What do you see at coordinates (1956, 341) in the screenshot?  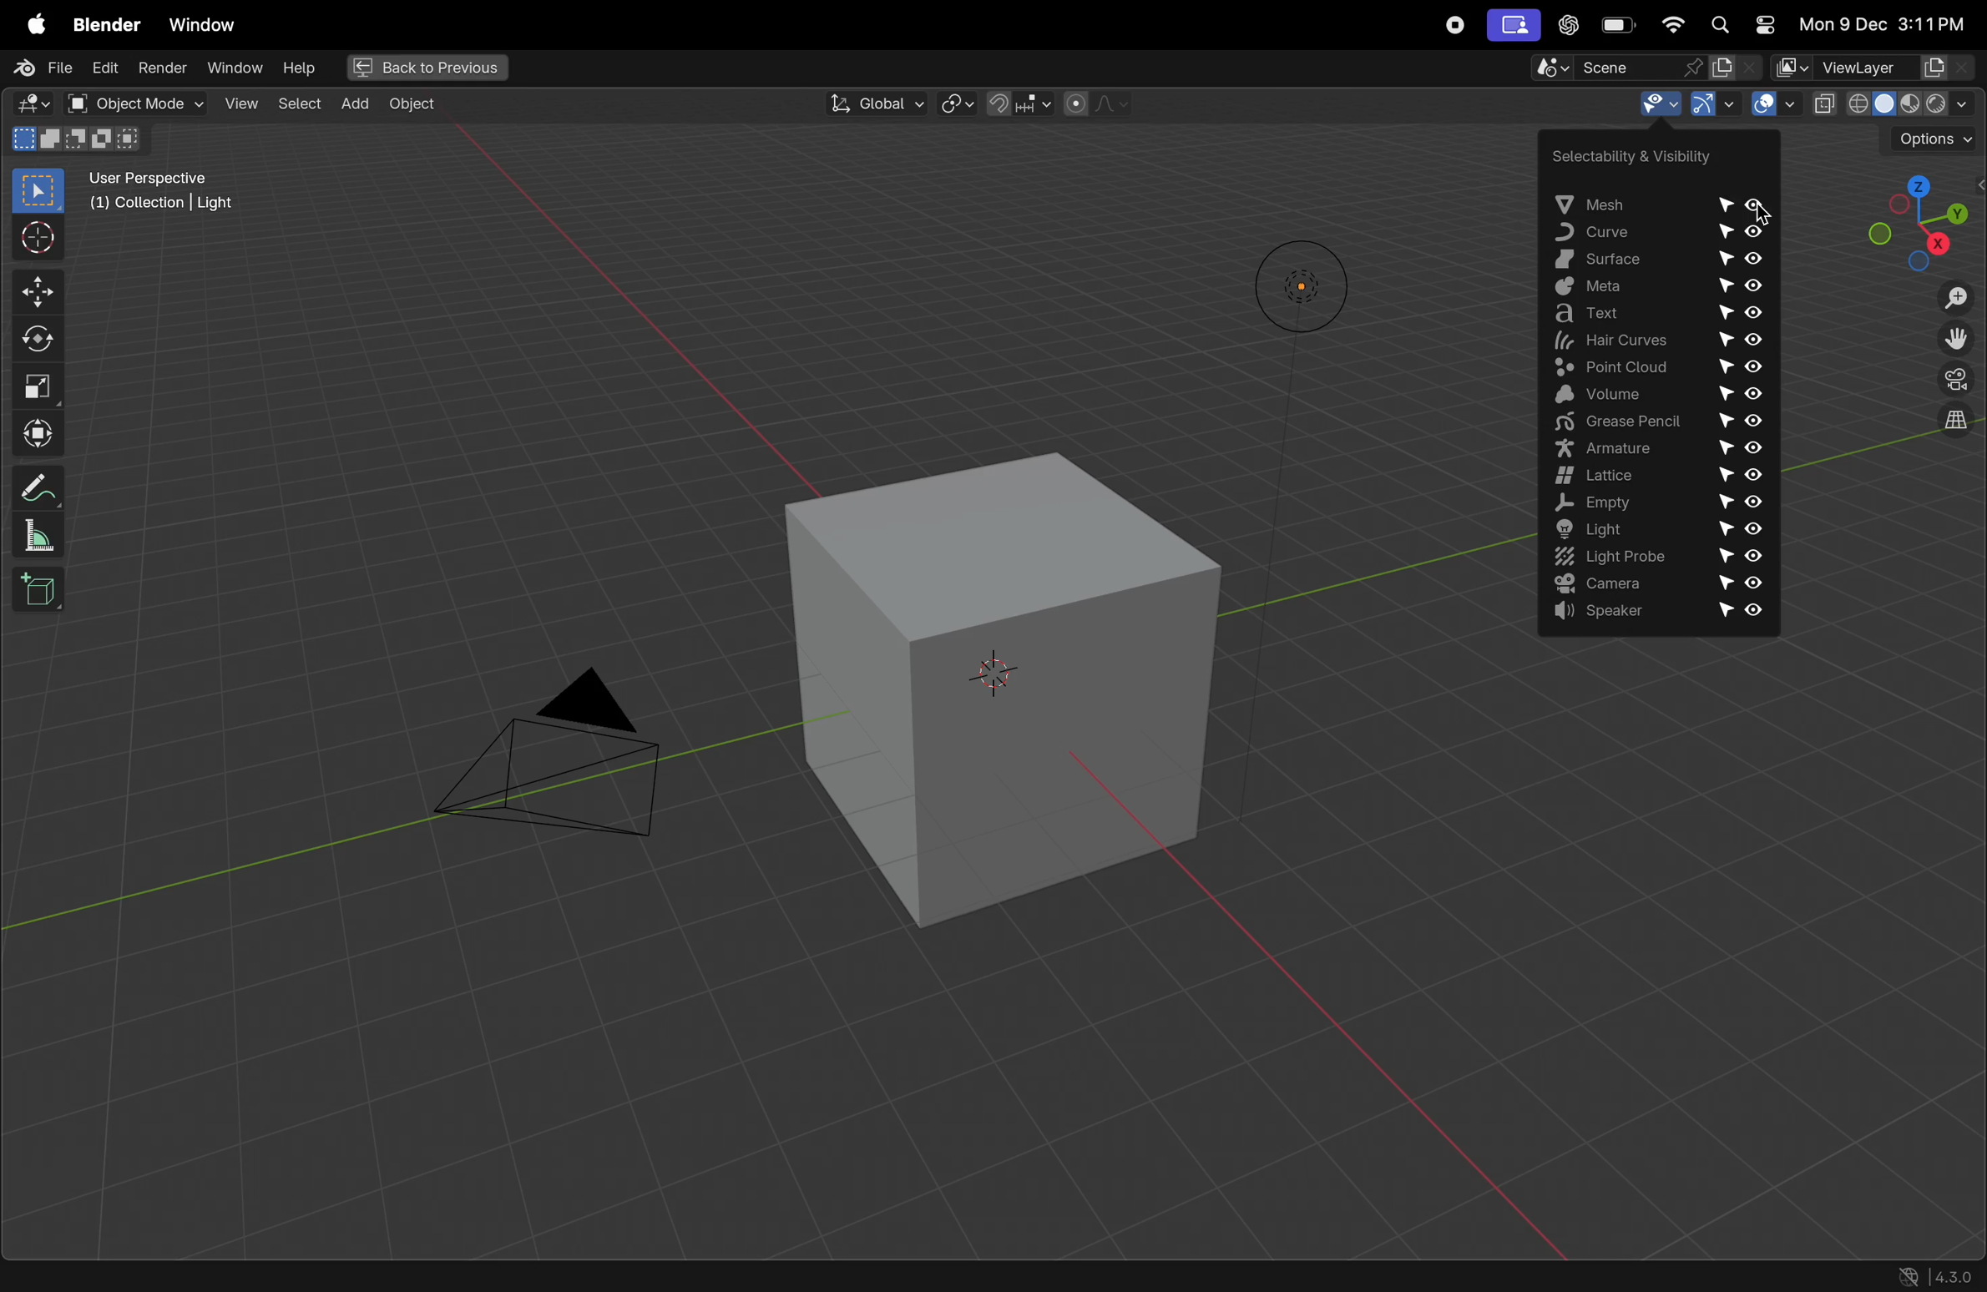 I see `move the view` at bounding box center [1956, 341].